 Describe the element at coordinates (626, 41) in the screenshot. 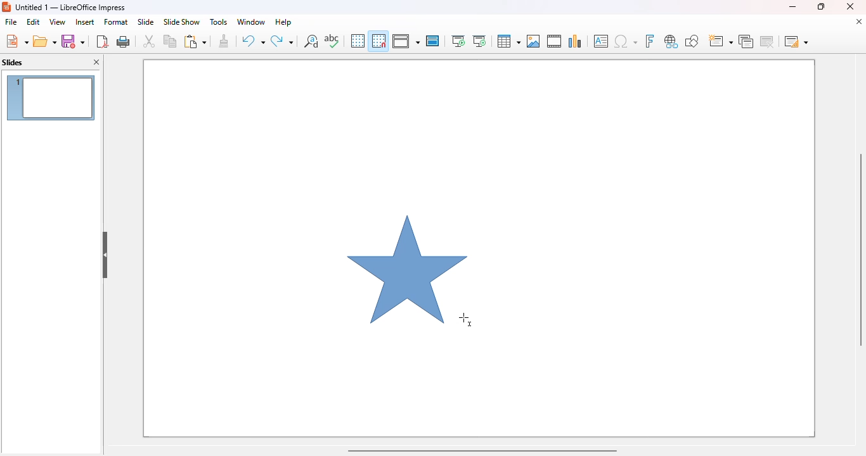

I see `insert special characters` at that location.